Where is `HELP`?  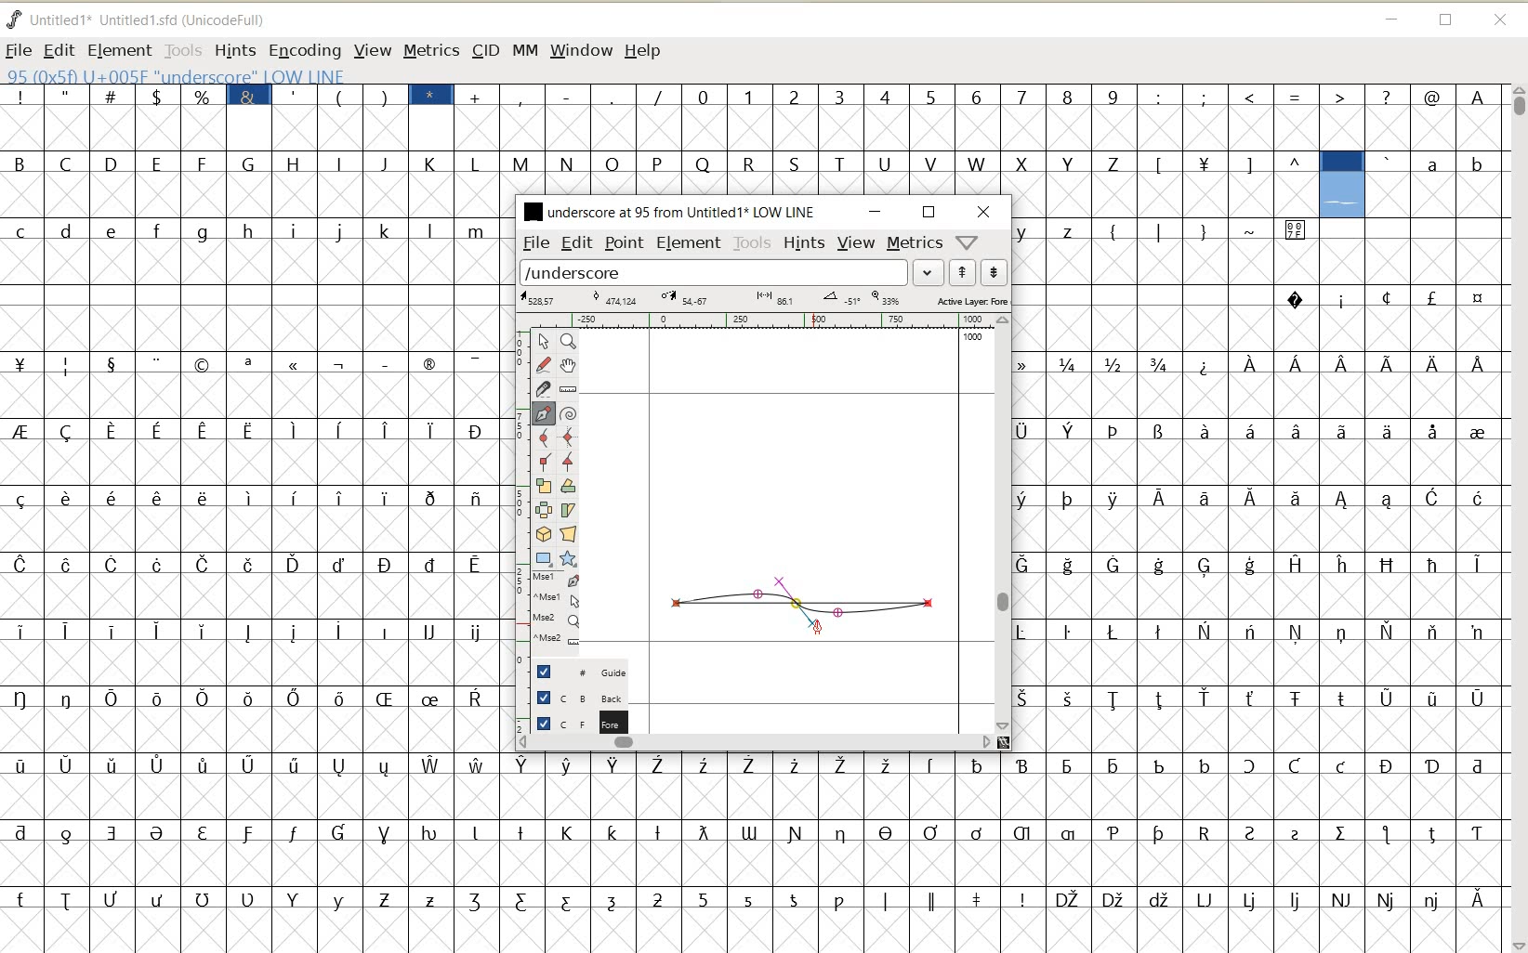
HELP is located at coordinates (645, 52).